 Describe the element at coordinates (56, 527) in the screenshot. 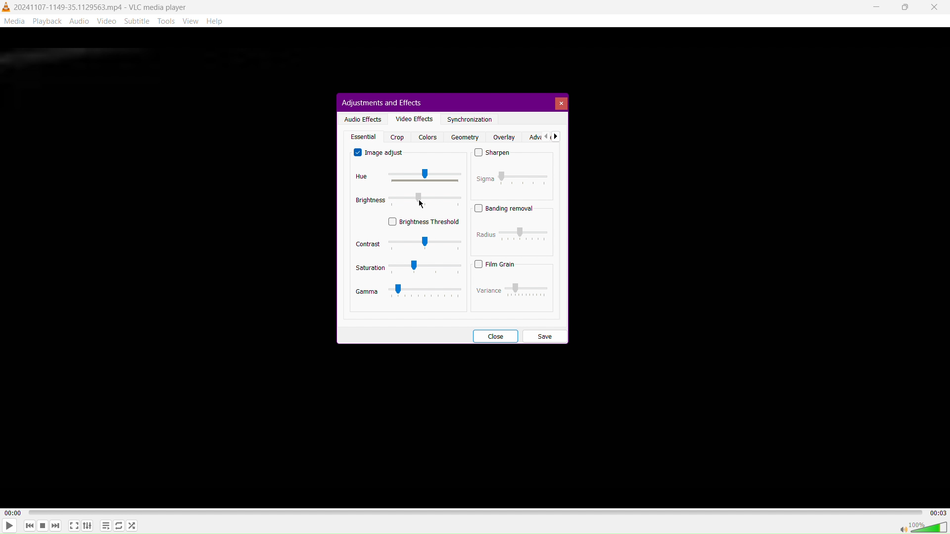

I see `Skip Forward` at that location.